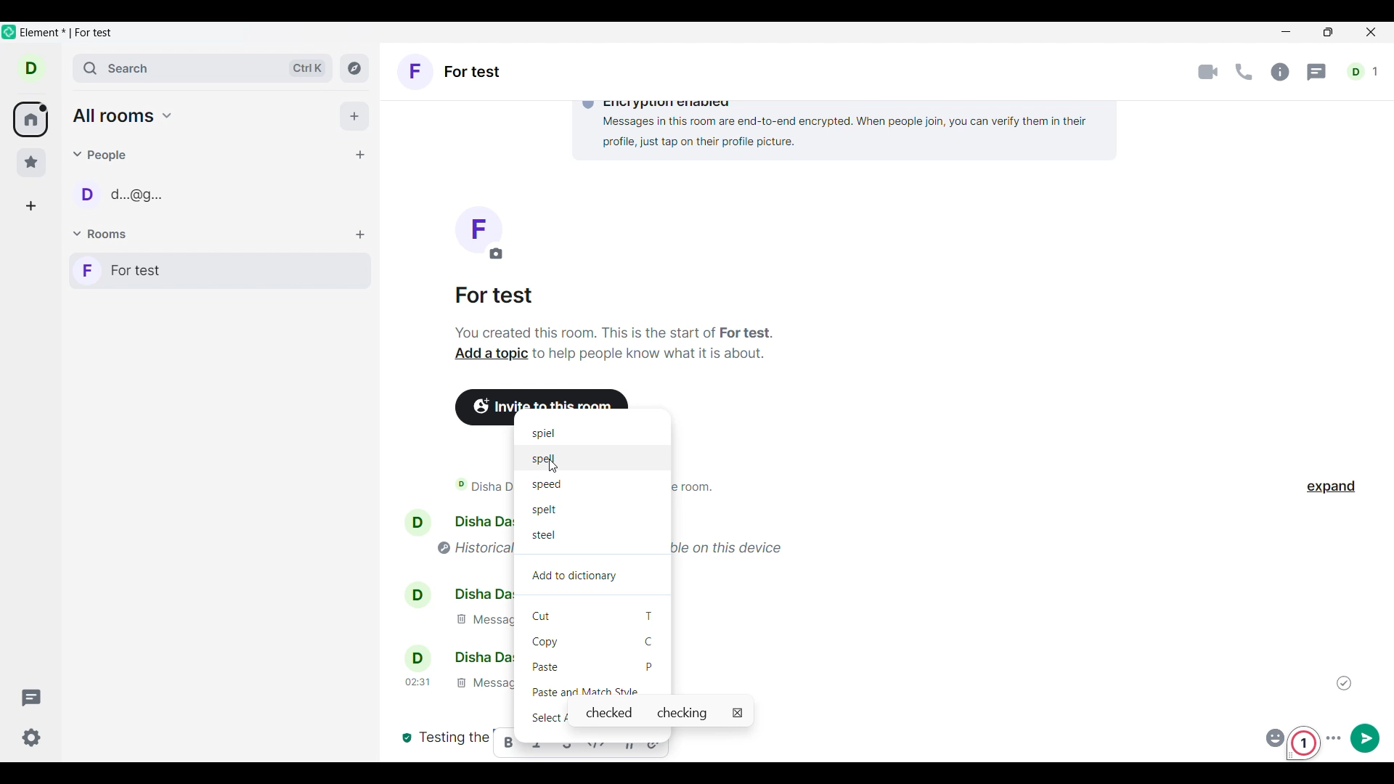 This screenshot has width=1394, height=784. What do you see at coordinates (451, 73) in the screenshot?
I see `f for test` at bounding box center [451, 73].